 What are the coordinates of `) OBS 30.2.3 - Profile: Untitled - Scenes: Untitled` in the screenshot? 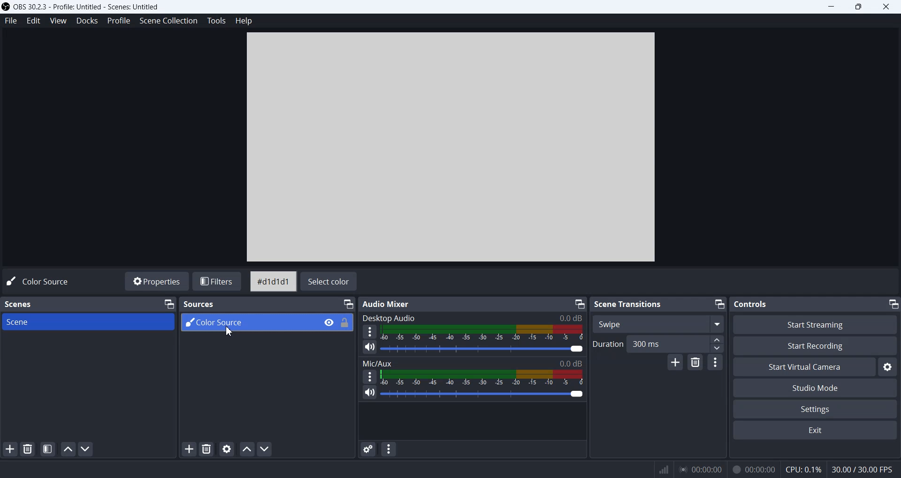 It's located at (84, 6).